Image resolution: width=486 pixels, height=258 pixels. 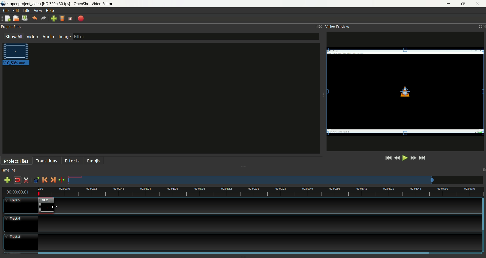 What do you see at coordinates (405, 92) in the screenshot?
I see `video clip` at bounding box center [405, 92].